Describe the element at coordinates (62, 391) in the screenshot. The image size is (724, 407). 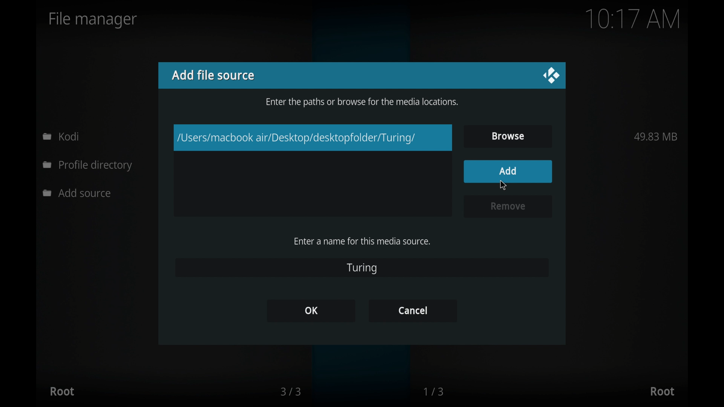
I see `root` at that location.